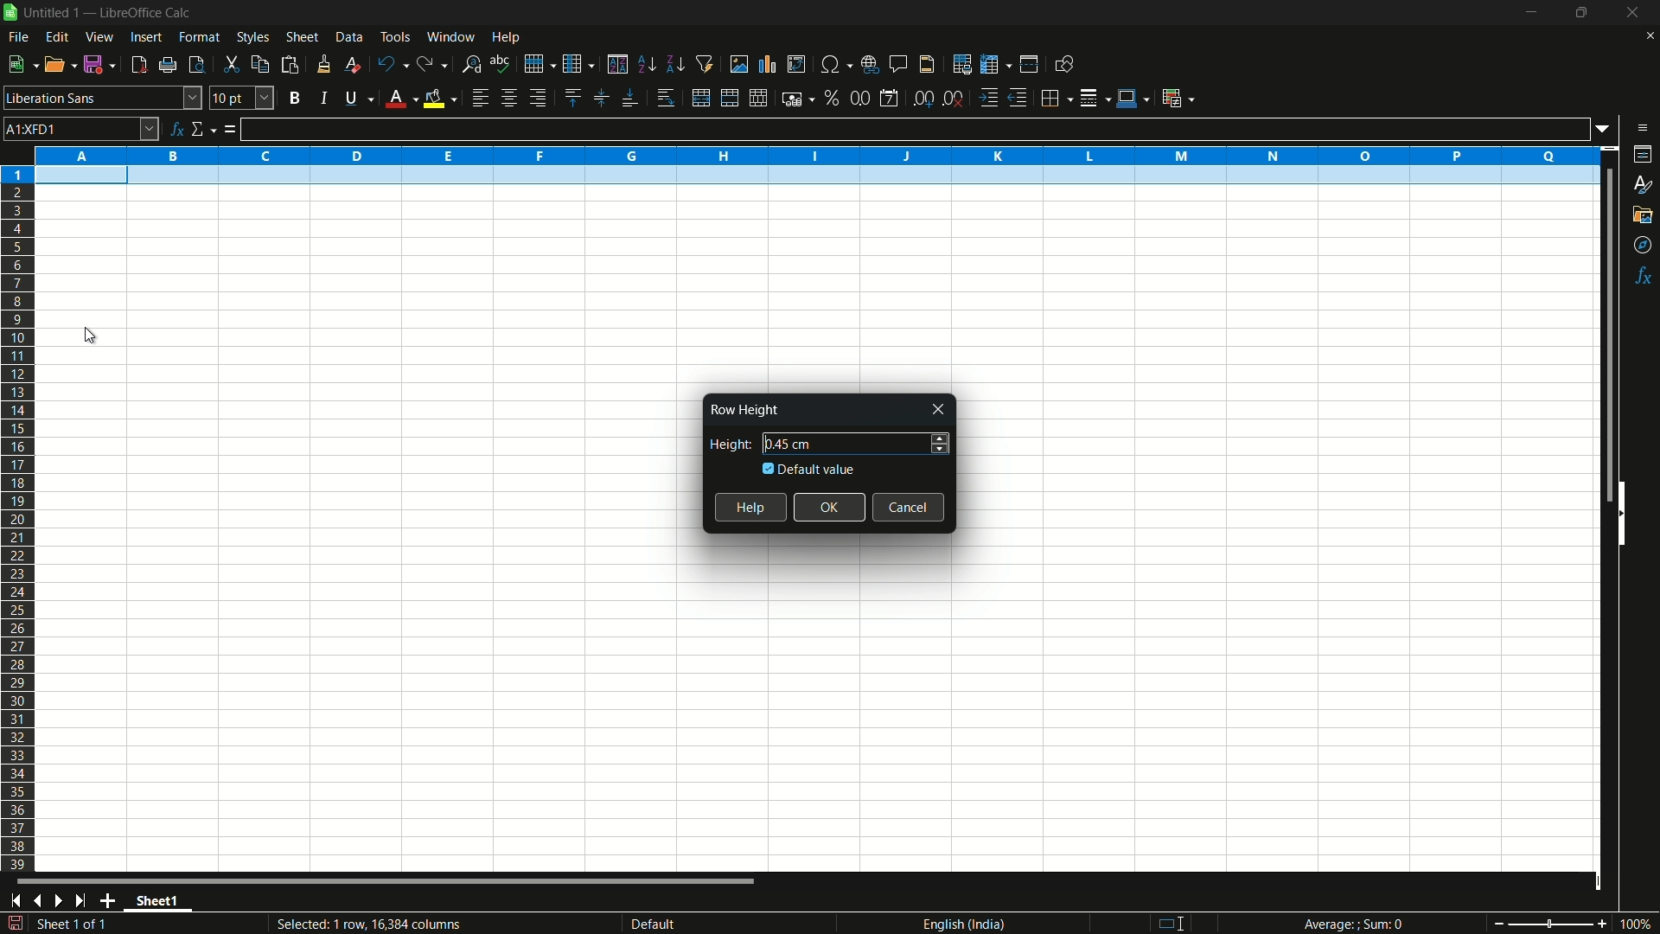 The image size is (1660, 934). Describe the element at coordinates (750, 508) in the screenshot. I see `help` at that location.